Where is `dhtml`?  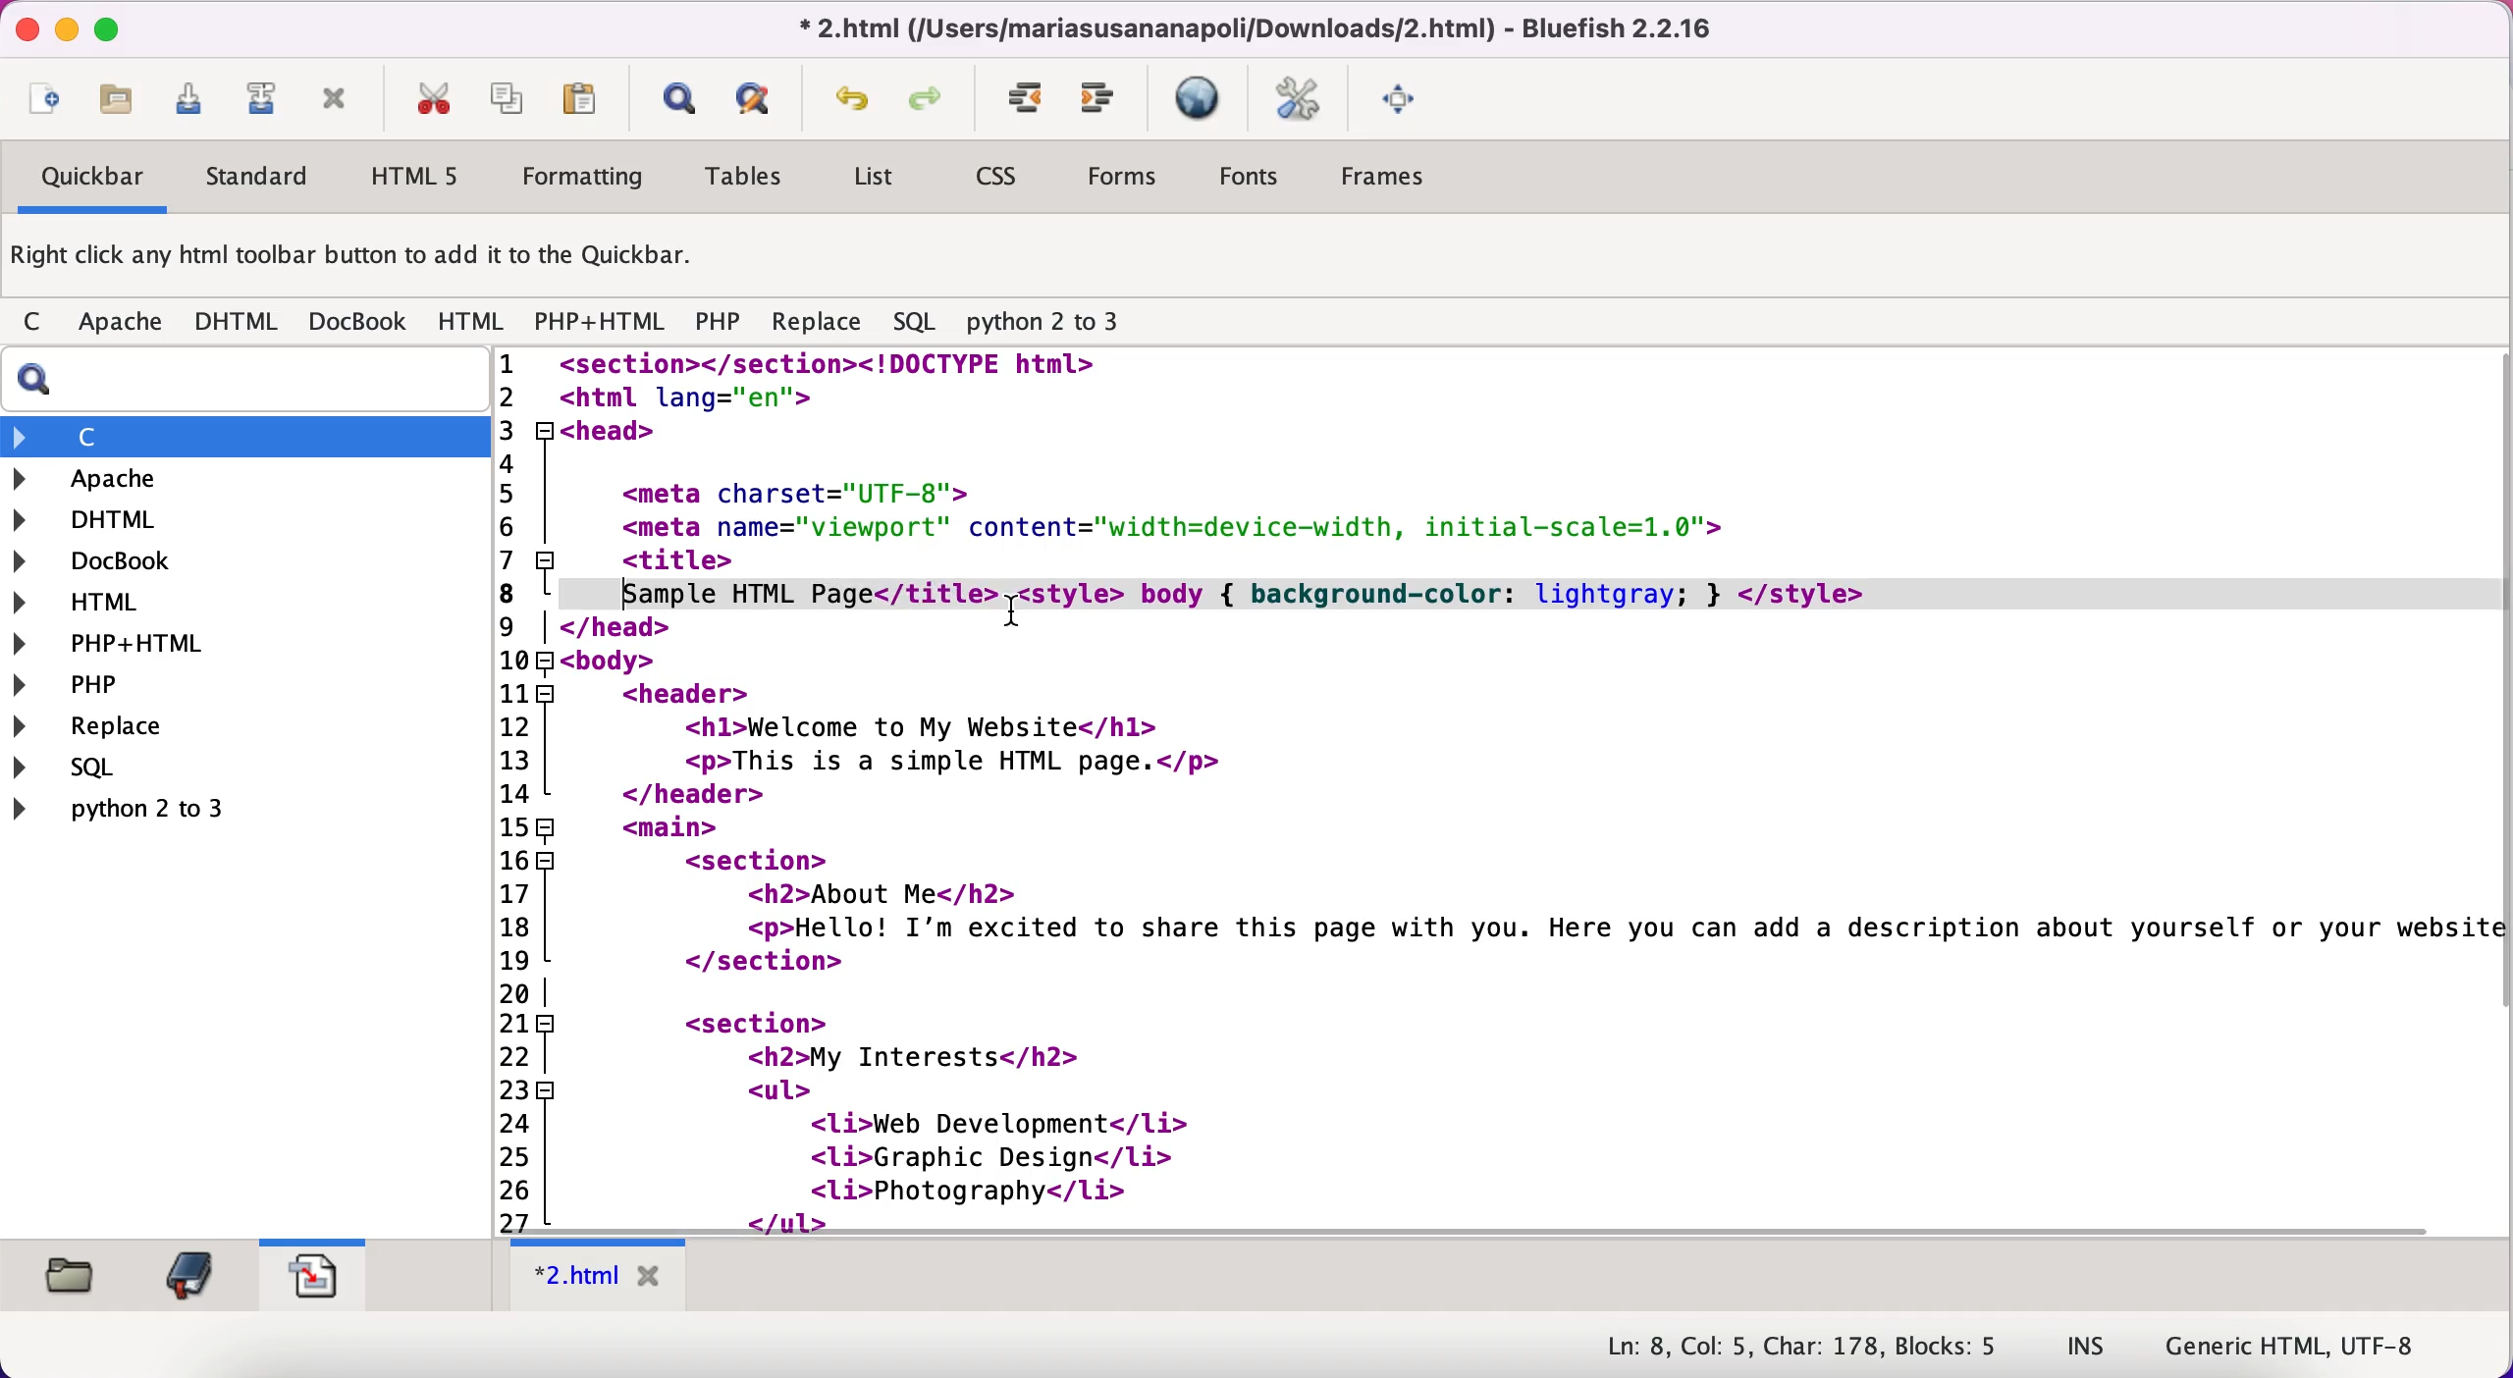 dhtml is located at coordinates (99, 517).